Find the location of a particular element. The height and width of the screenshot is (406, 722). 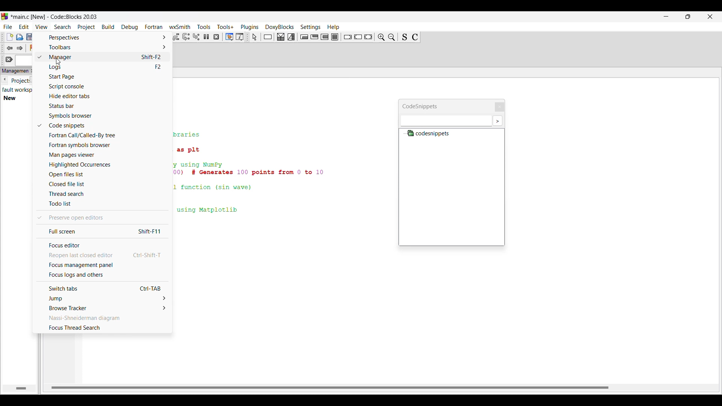

File menu is located at coordinates (8, 27).